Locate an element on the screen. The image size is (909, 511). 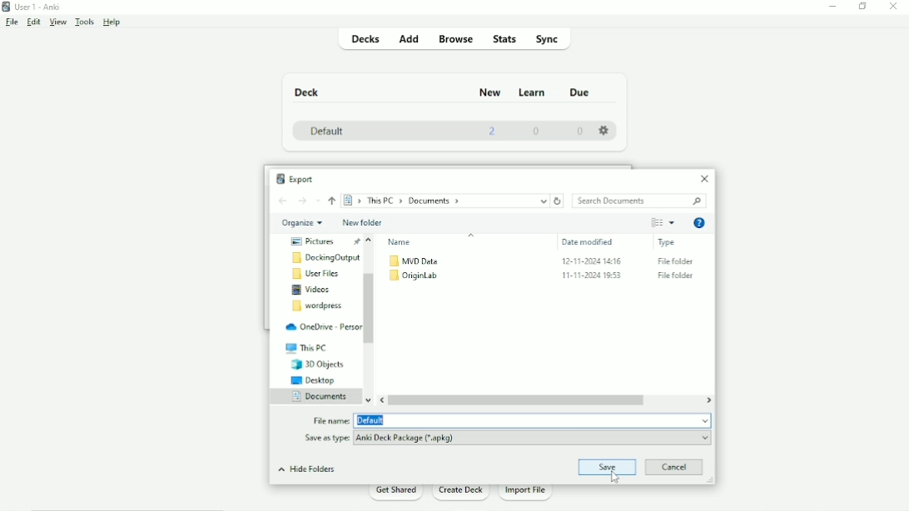
Back is located at coordinates (284, 202).